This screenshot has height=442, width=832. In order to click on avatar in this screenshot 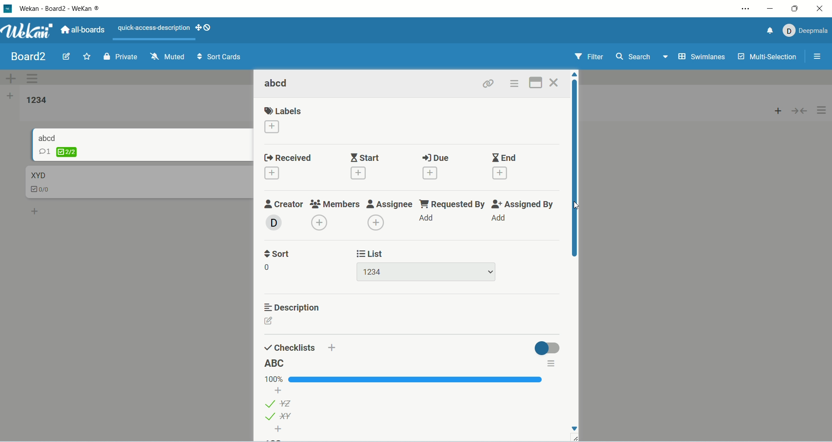, I will do `click(274, 221)`.